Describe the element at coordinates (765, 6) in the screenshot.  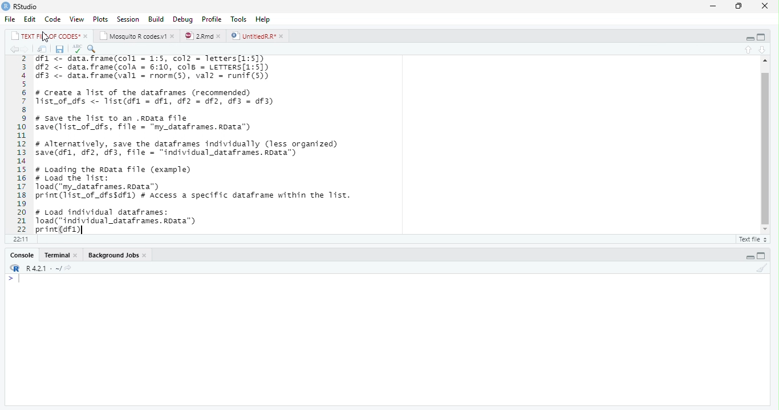
I see `Close` at that location.